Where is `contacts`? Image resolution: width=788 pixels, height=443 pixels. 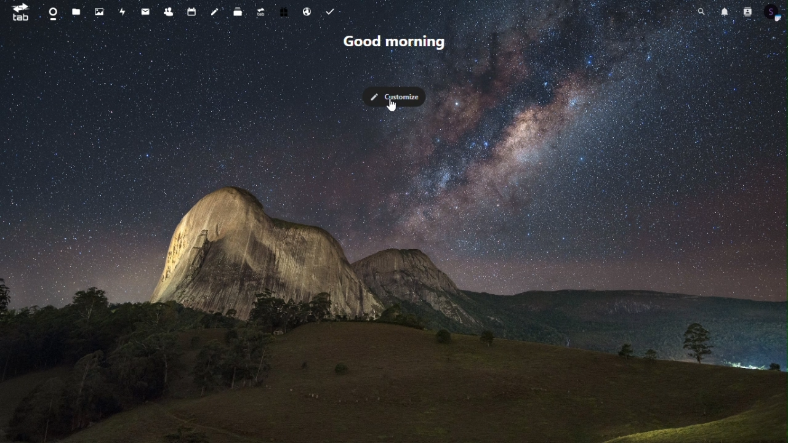 contacts is located at coordinates (745, 11).